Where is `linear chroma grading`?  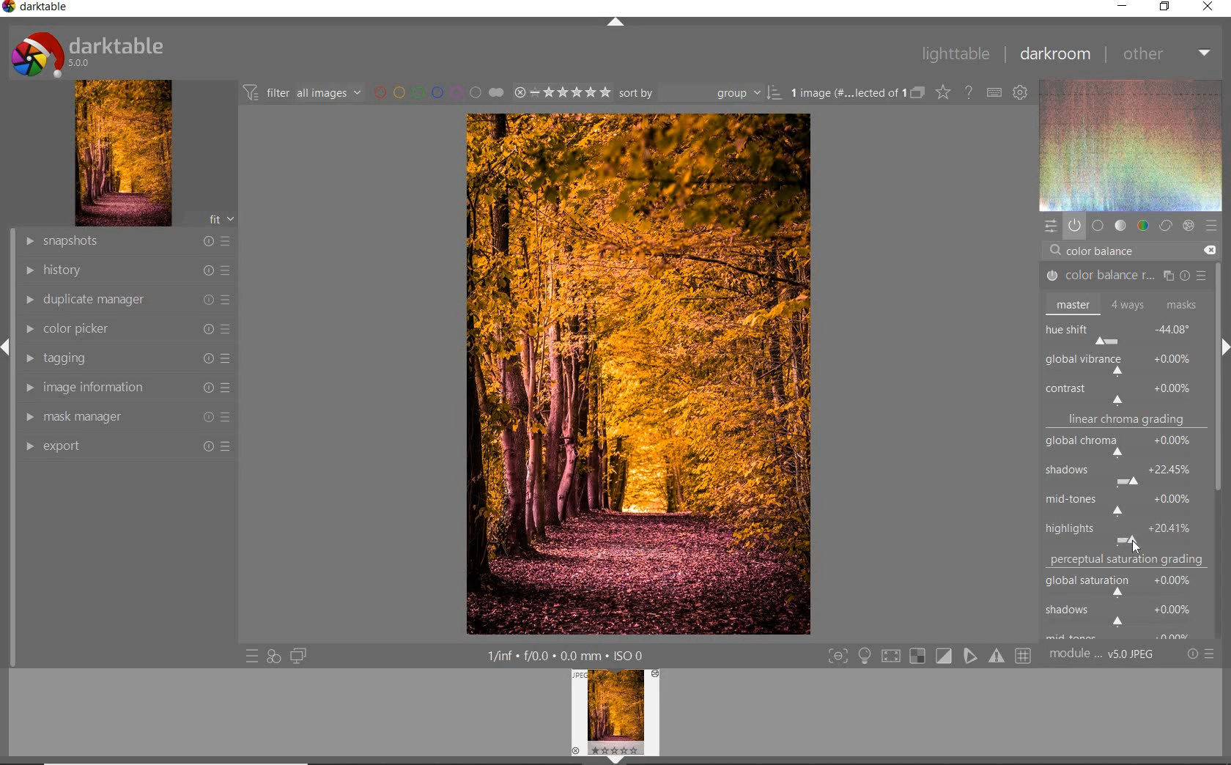 linear chroma grading is located at coordinates (1125, 422).